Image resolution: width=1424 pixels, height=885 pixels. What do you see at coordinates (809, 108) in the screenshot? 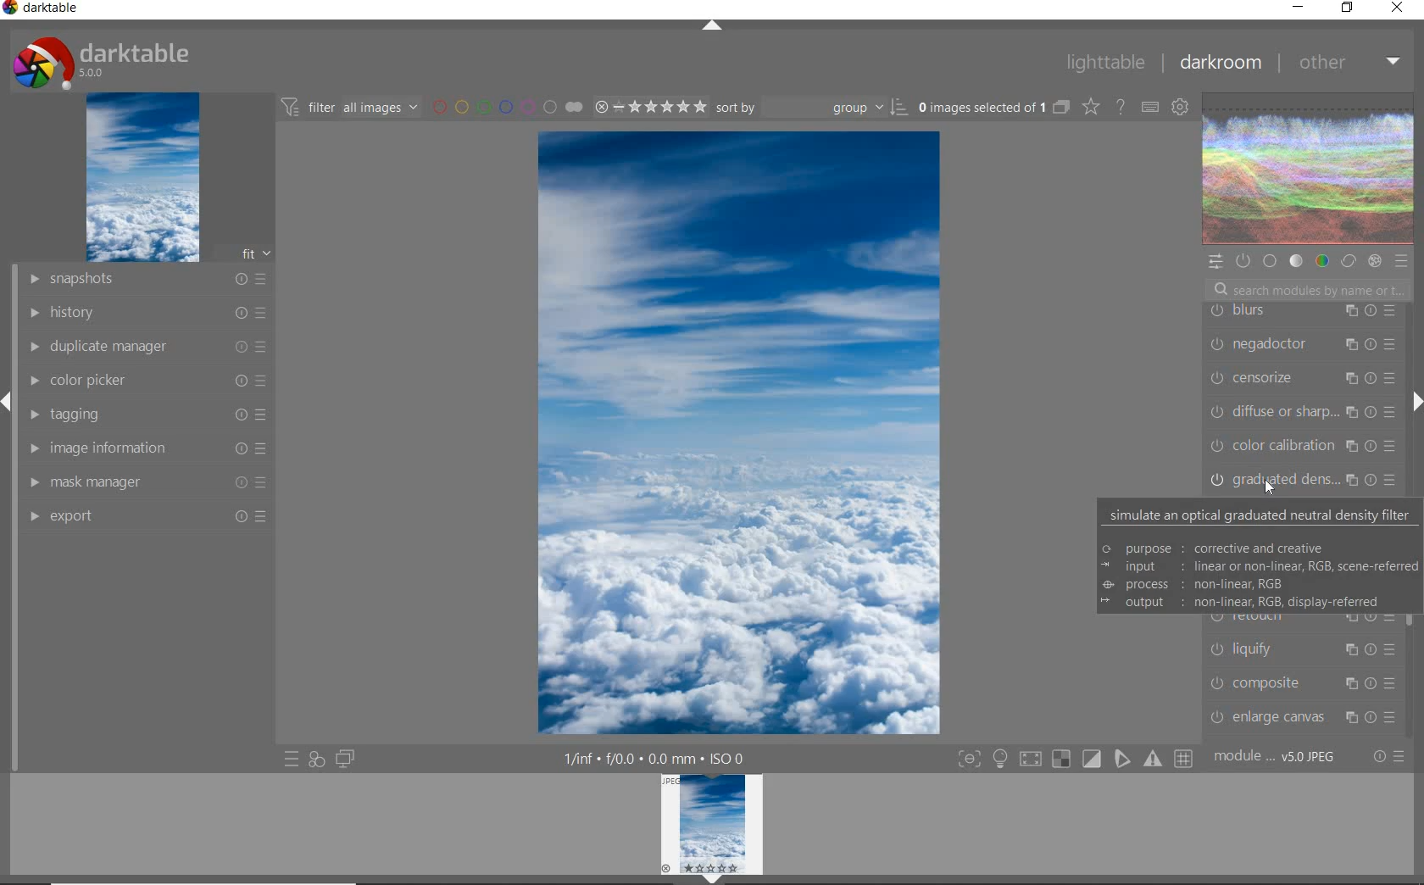
I see `sort by group` at bounding box center [809, 108].